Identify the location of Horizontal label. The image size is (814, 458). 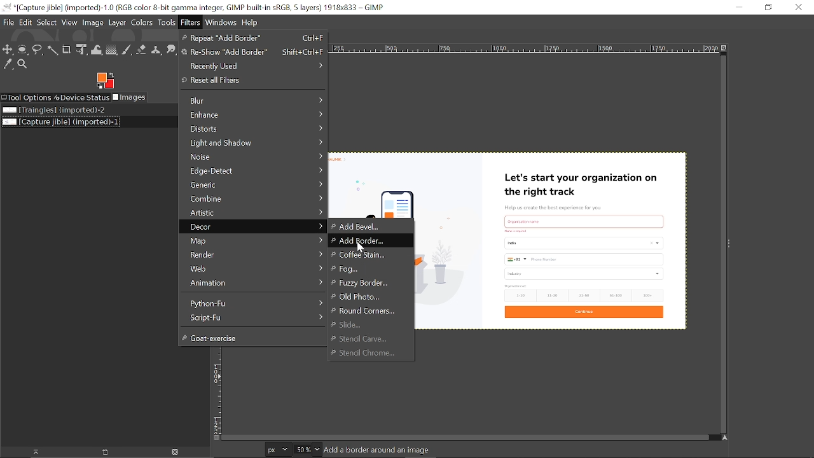
(526, 49).